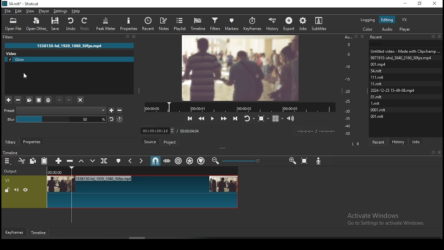  Describe the element at coordinates (8, 162) in the screenshot. I see `timeline menu` at that location.